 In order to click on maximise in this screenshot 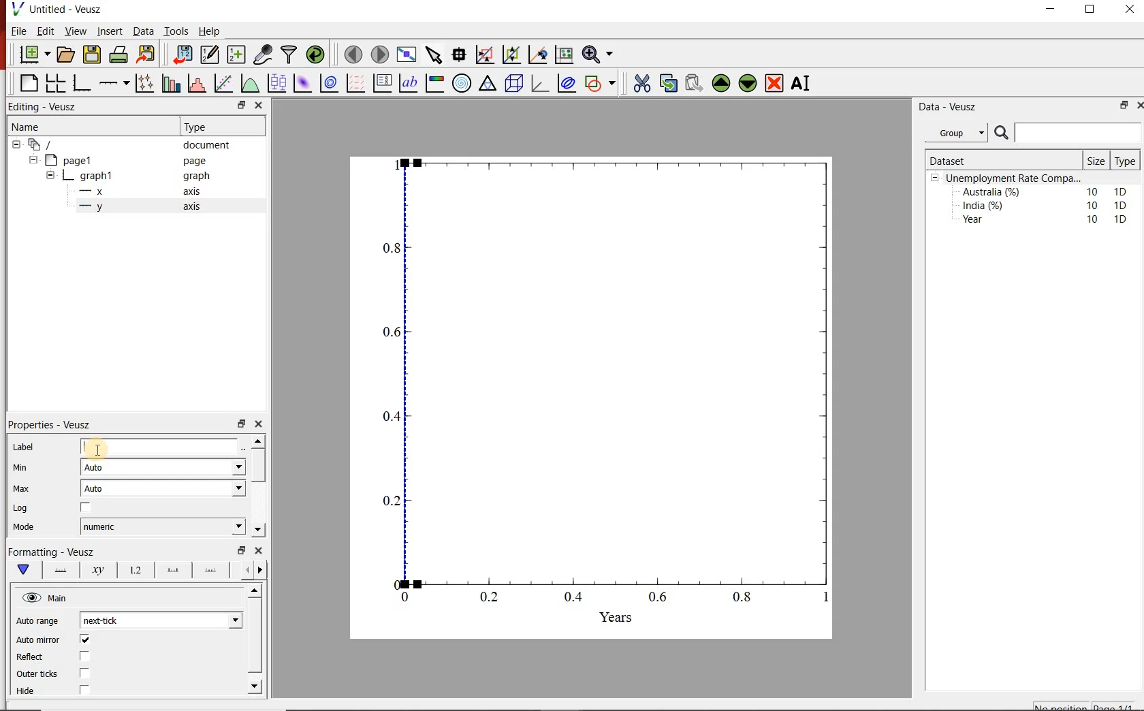, I will do `click(1092, 12)`.